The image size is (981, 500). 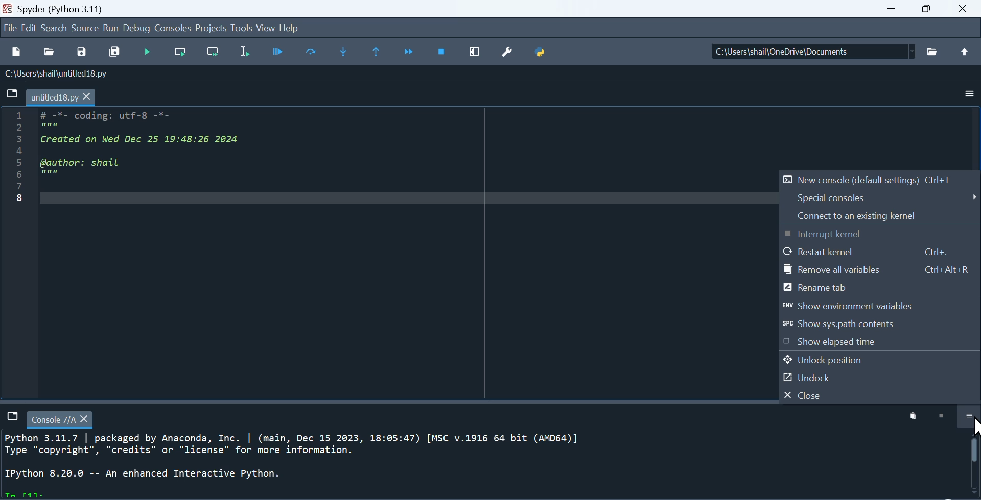 What do you see at coordinates (880, 289) in the screenshot?
I see `rename tab` at bounding box center [880, 289].